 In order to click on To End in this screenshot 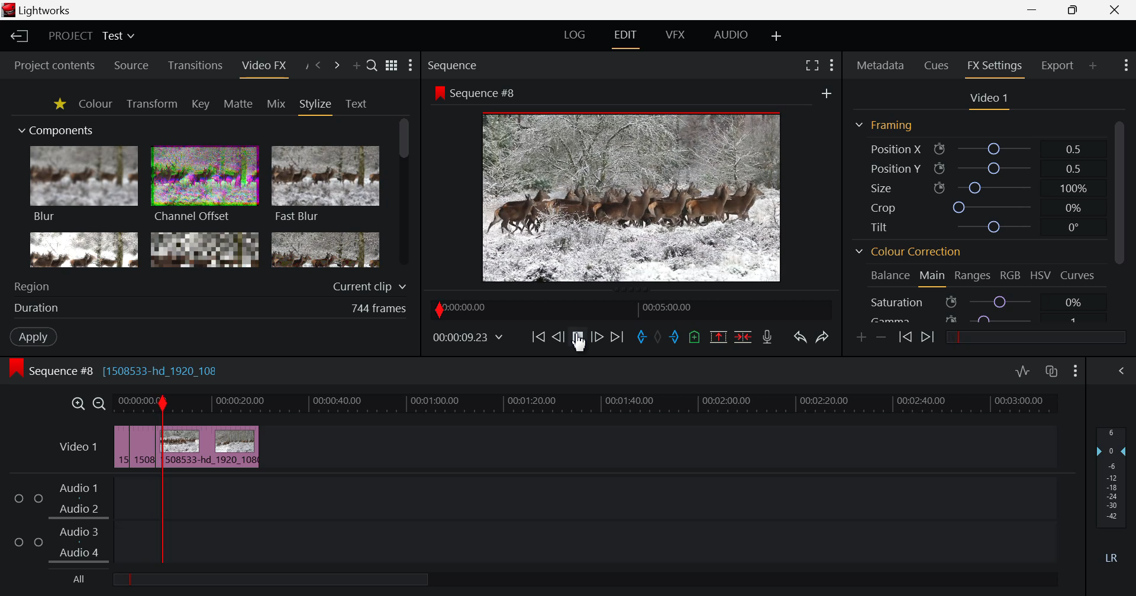, I will do `click(617, 338)`.